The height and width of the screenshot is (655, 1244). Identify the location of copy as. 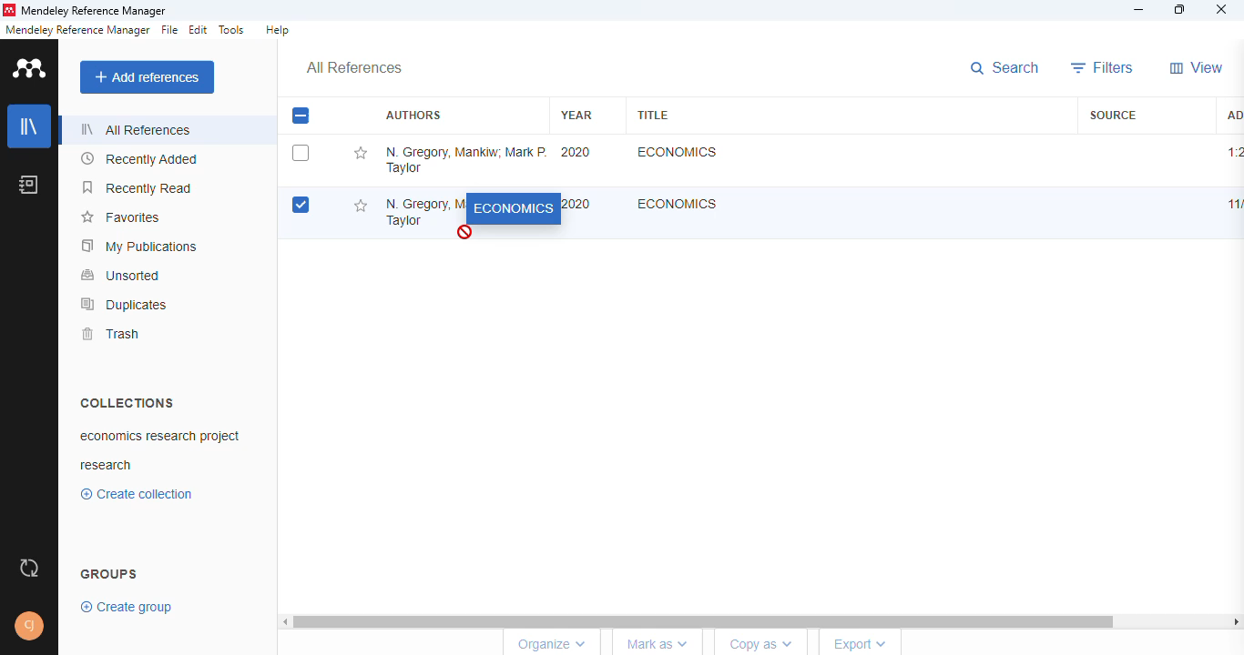
(761, 645).